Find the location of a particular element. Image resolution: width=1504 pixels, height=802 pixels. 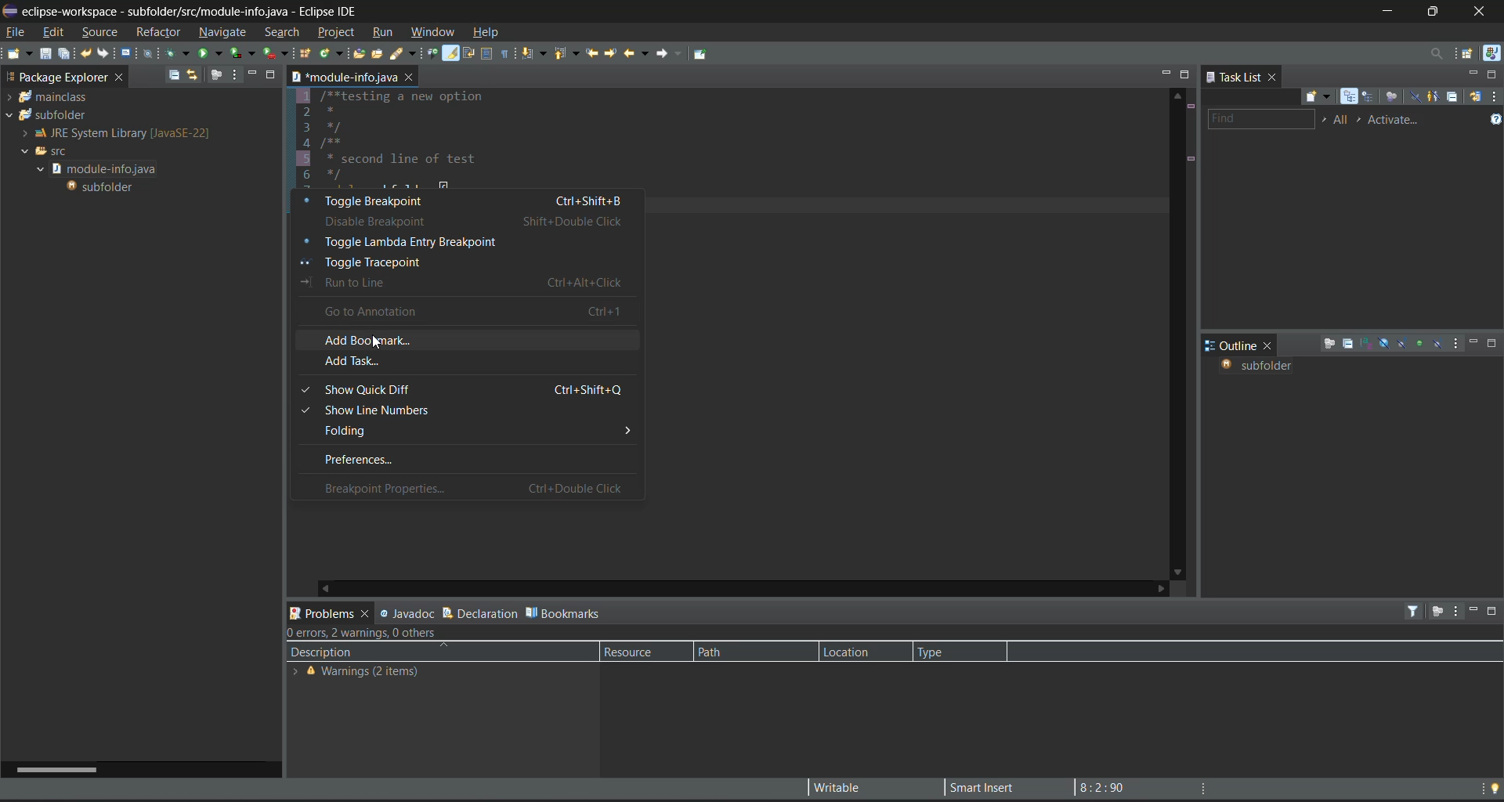

activate is located at coordinates (1399, 119).